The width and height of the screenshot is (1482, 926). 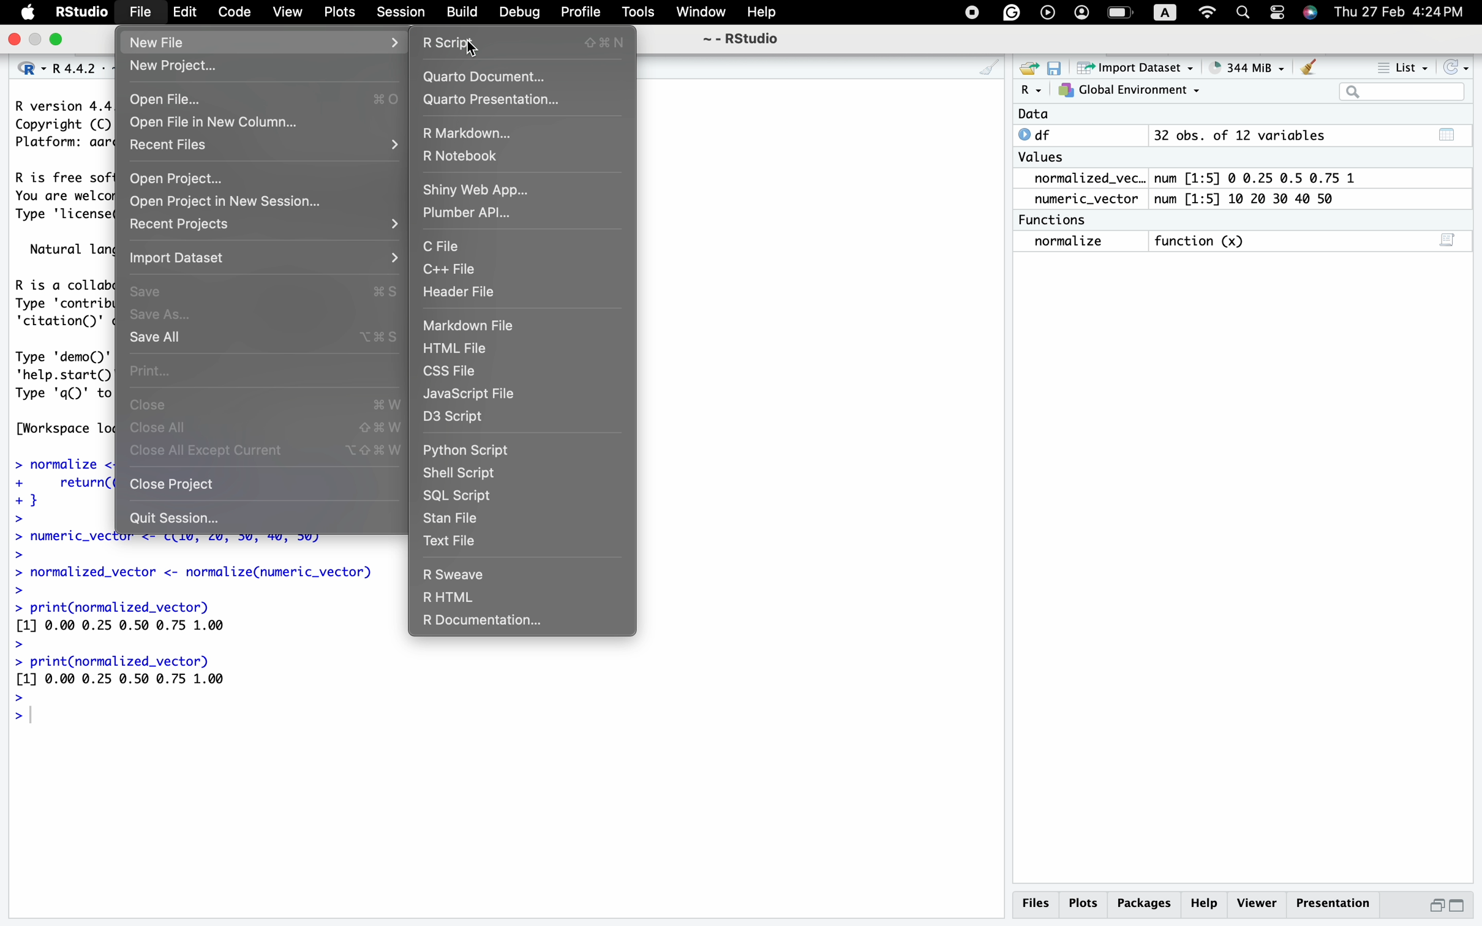 What do you see at coordinates (478, 190) in the screenshot?
I see `Shiny Web App...` at bounding box center [478, 190].